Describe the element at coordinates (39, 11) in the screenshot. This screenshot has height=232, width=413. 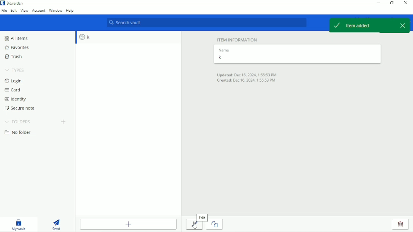
I see `Account` at that location.